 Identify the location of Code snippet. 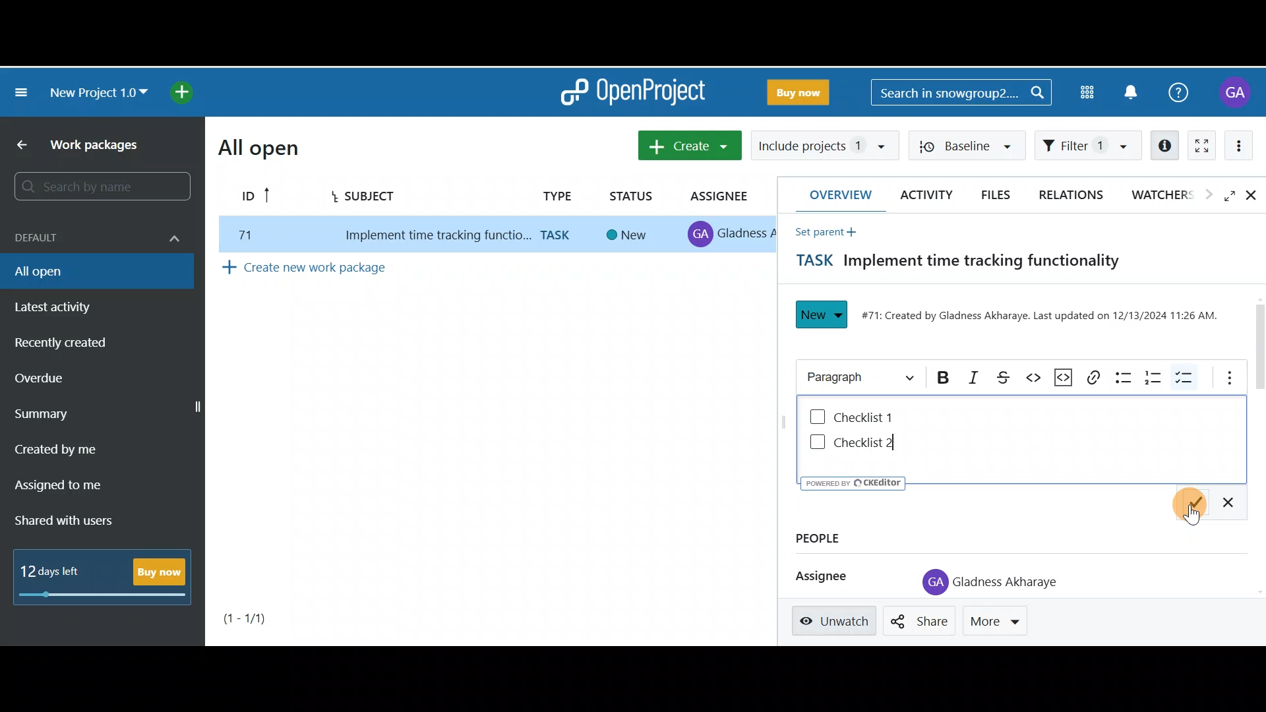
(1067, 376).